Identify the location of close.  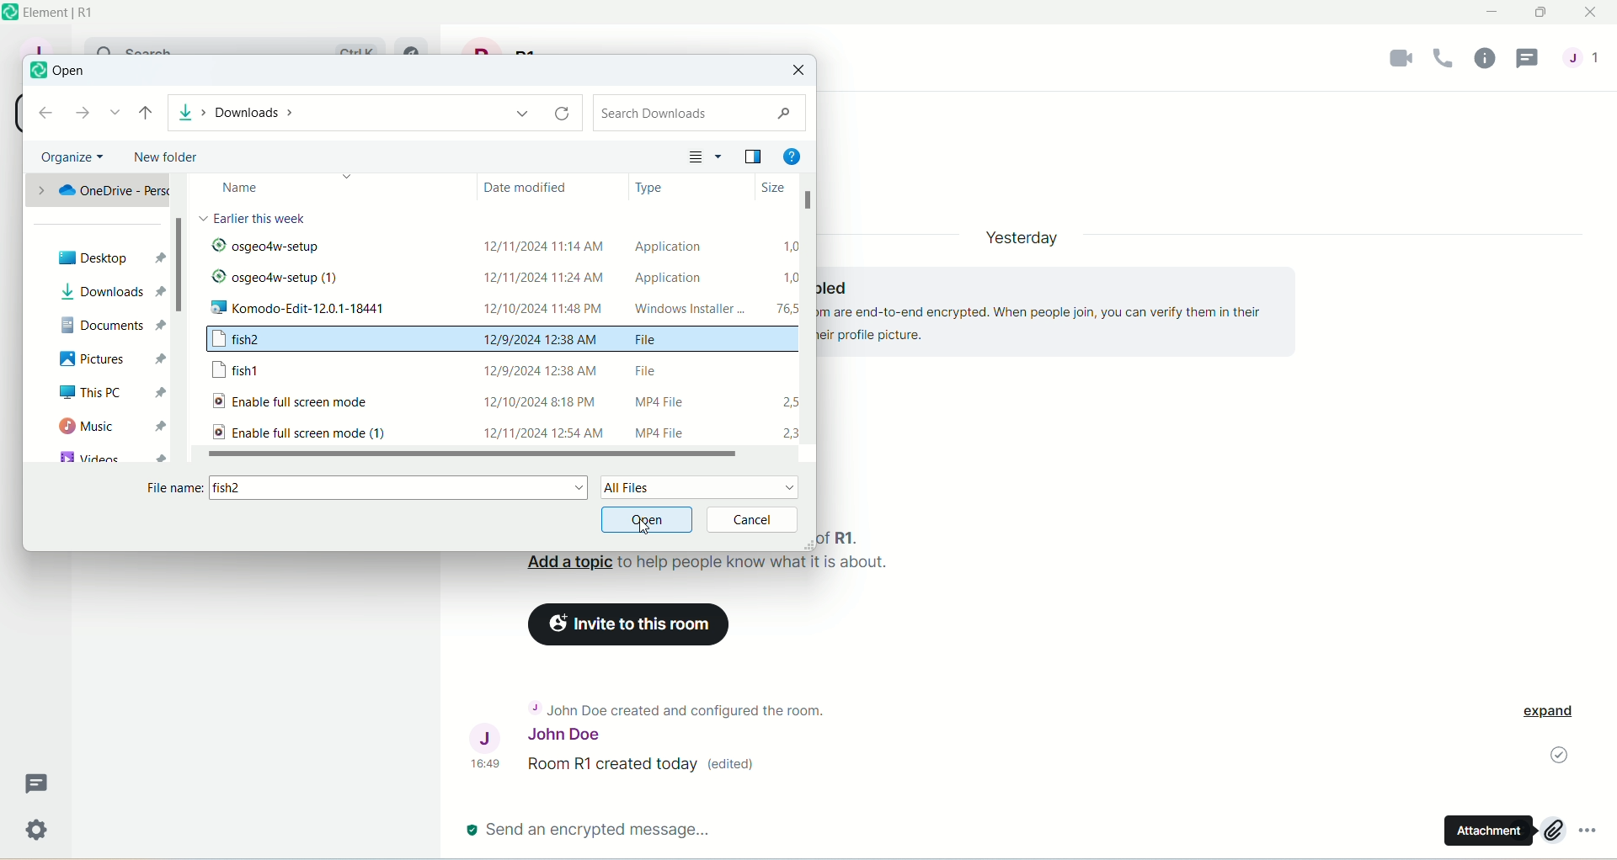
(800, 71).